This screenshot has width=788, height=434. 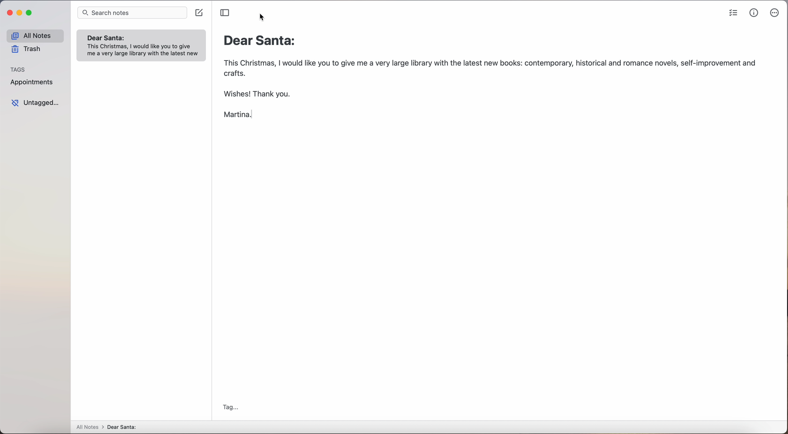 What do you see at coordinates (38, 103) in the screenshot?
I see `untagged` at bounding box center [38, 103].